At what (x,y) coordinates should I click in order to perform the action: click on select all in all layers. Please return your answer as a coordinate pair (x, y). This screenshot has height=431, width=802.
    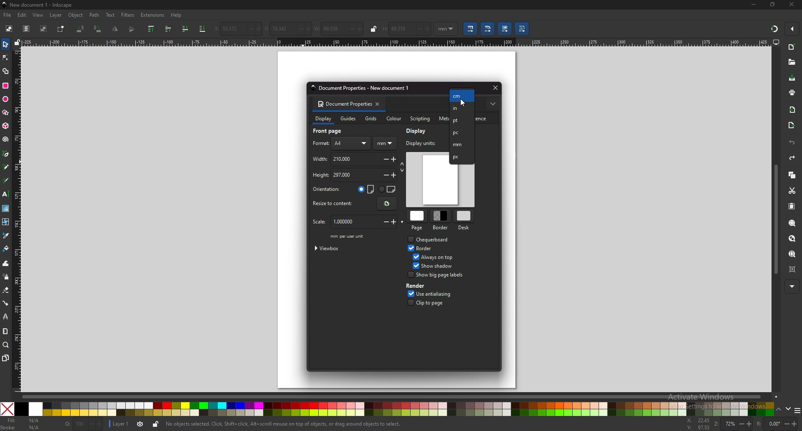
    Looking at the image, I should click on (26, 29).